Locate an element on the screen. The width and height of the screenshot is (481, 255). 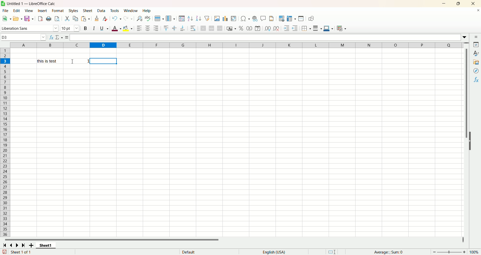
function wizard is located at coordinates (51, 37).